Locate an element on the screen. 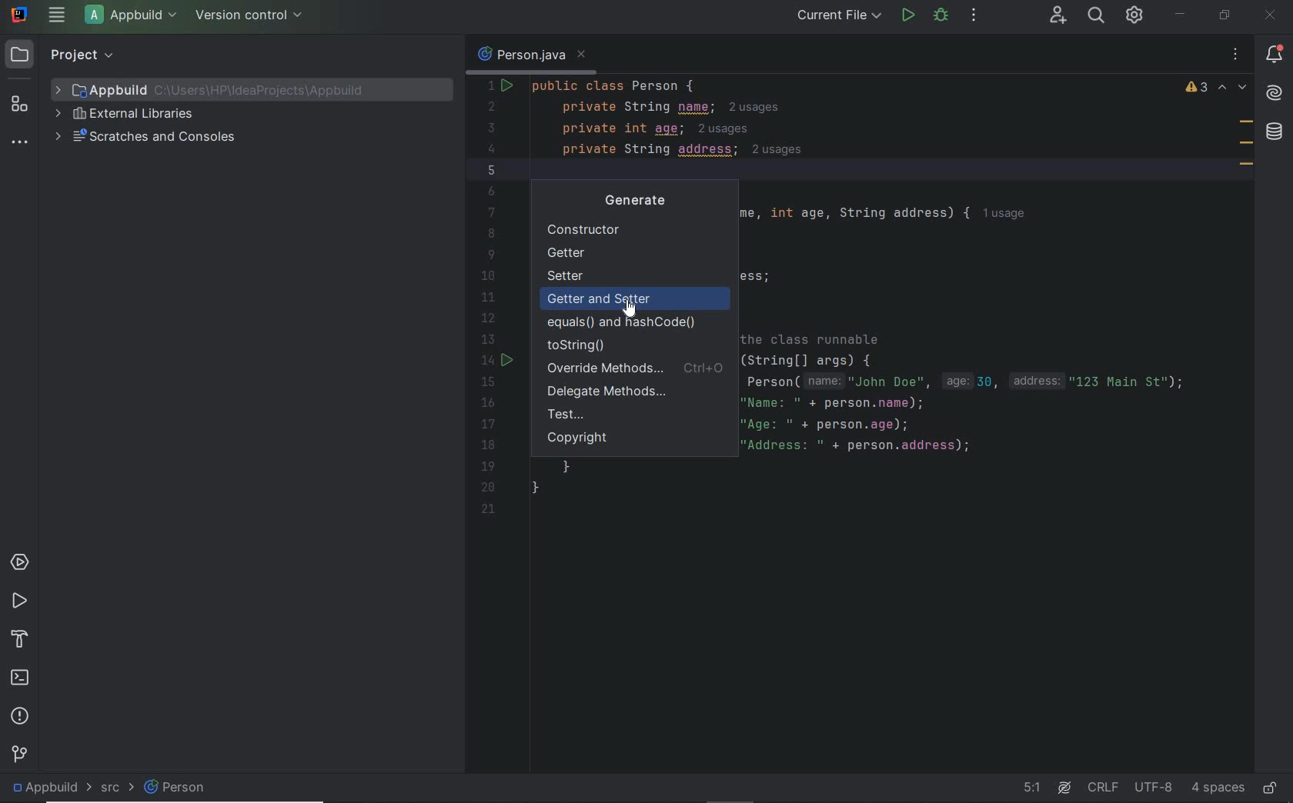  line separator is located at coordinates (1103, 788).